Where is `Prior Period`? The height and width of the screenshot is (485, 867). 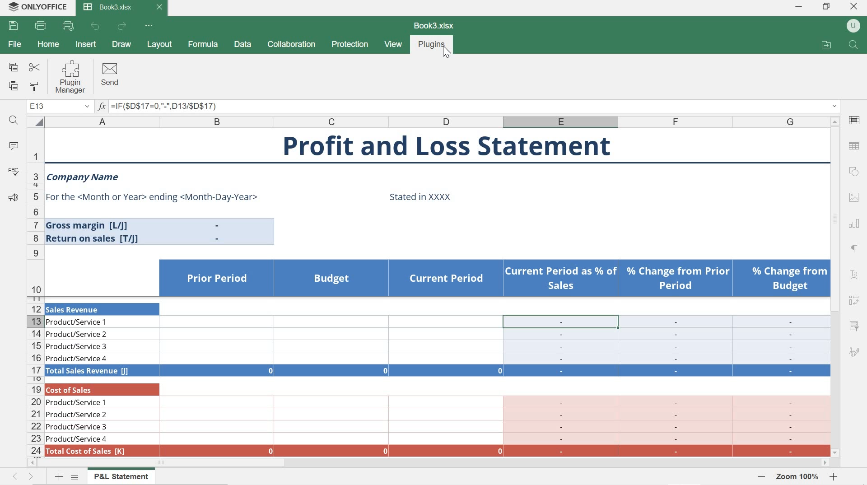 Prior Period is located at coordinates (217, 279).